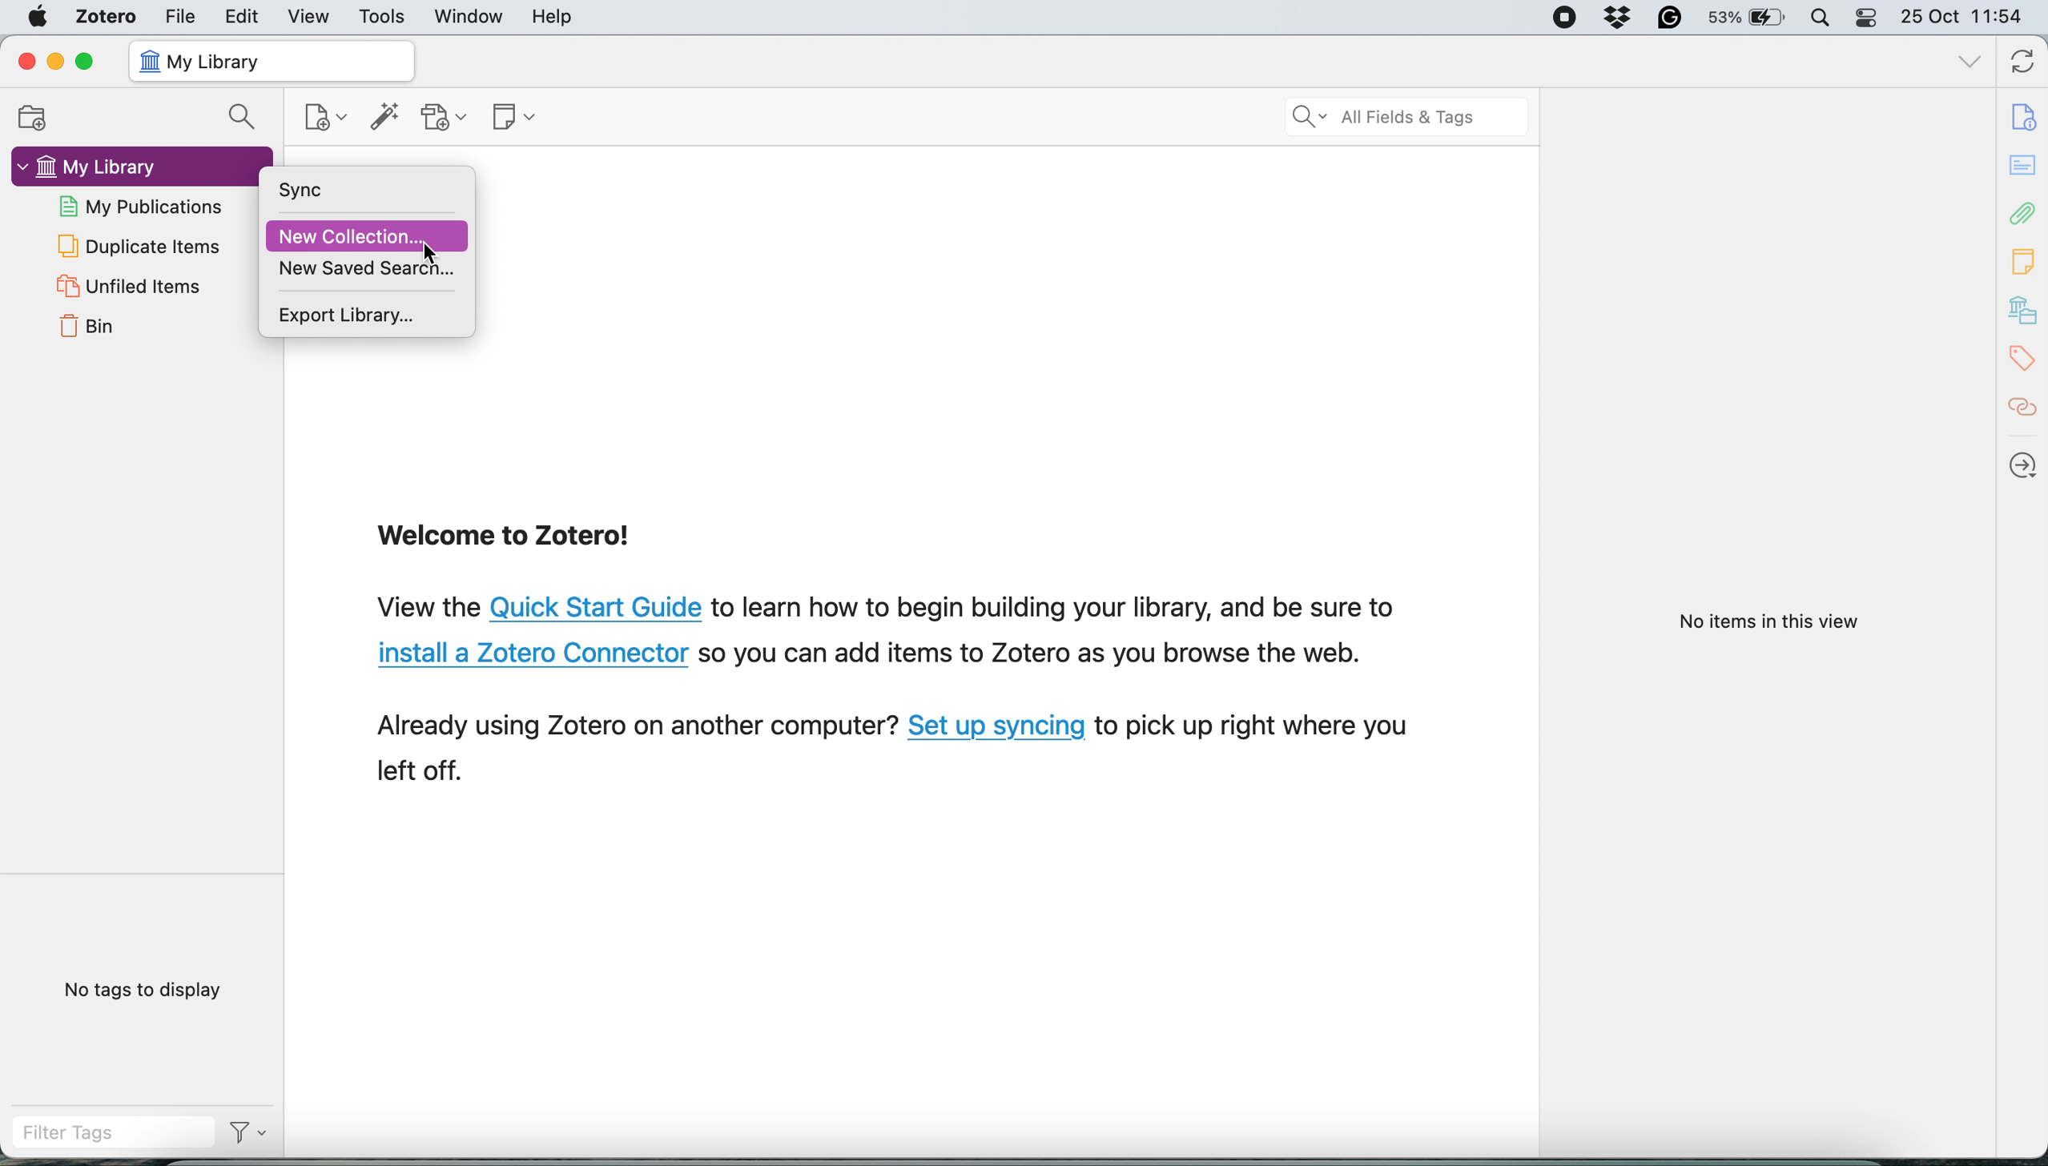  I want to click on system logo, so click(35, 17).